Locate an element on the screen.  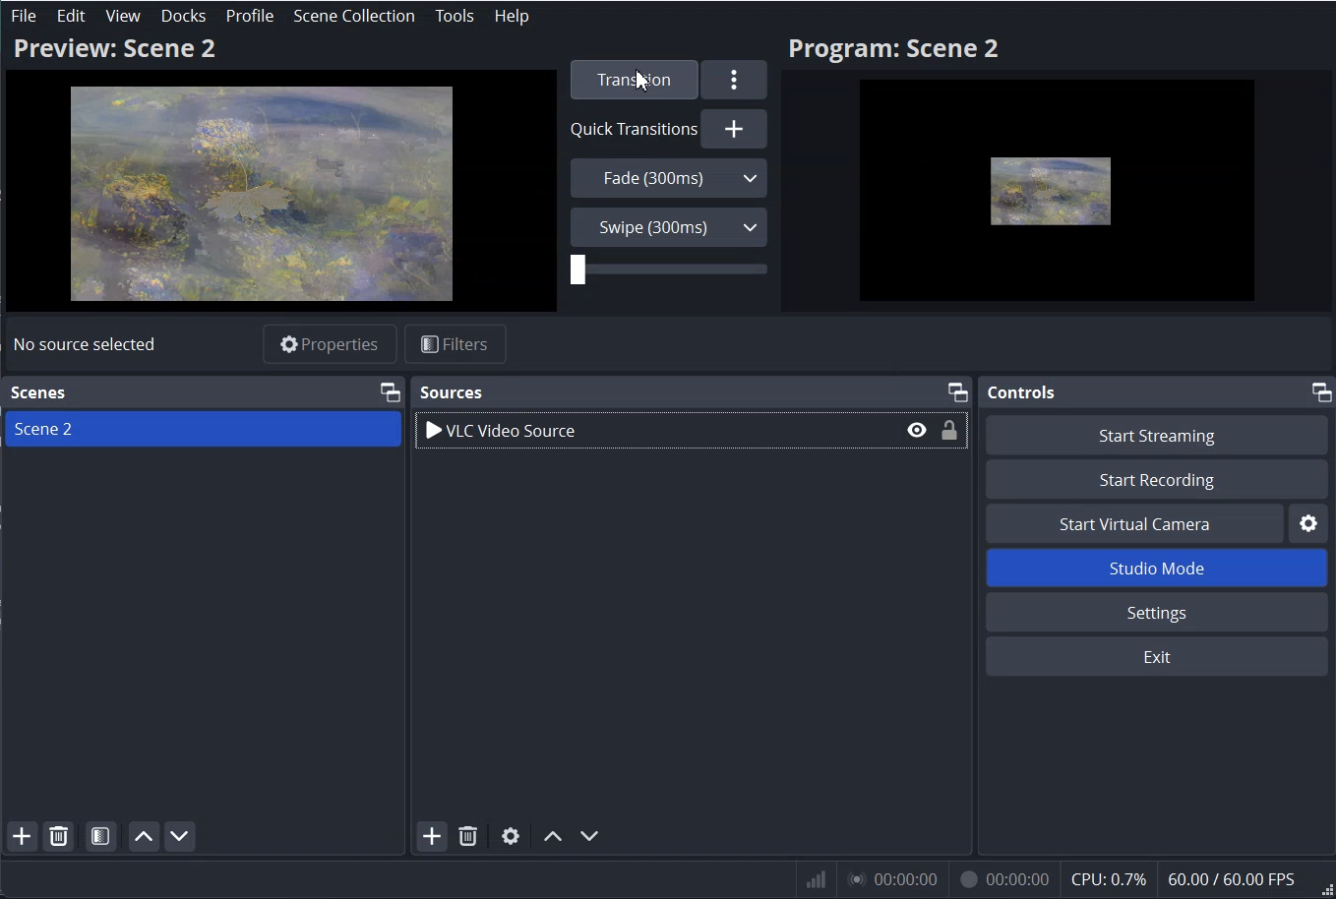
Start Recording is located at coordinates (1158, 478).